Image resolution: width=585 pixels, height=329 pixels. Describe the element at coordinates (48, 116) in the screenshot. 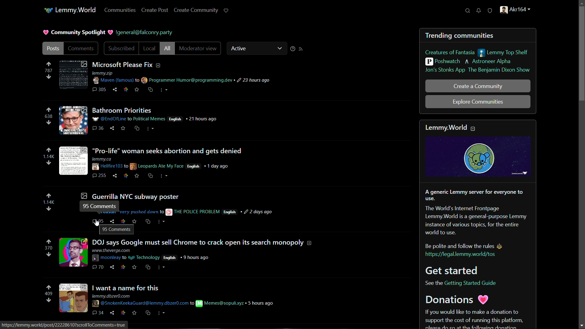

I see `number of votes` at that location.